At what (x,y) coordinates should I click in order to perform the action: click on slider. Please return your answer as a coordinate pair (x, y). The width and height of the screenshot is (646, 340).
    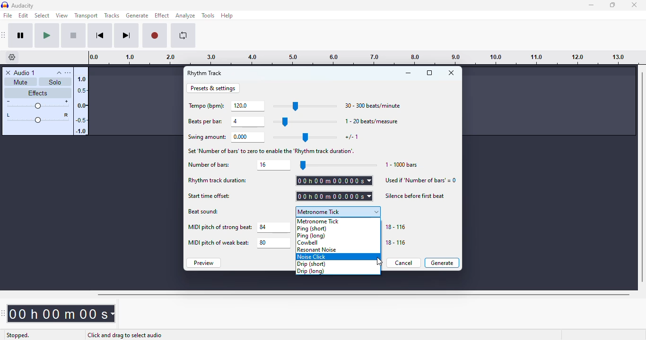
    Looking at the image, I should click on (305, 122).